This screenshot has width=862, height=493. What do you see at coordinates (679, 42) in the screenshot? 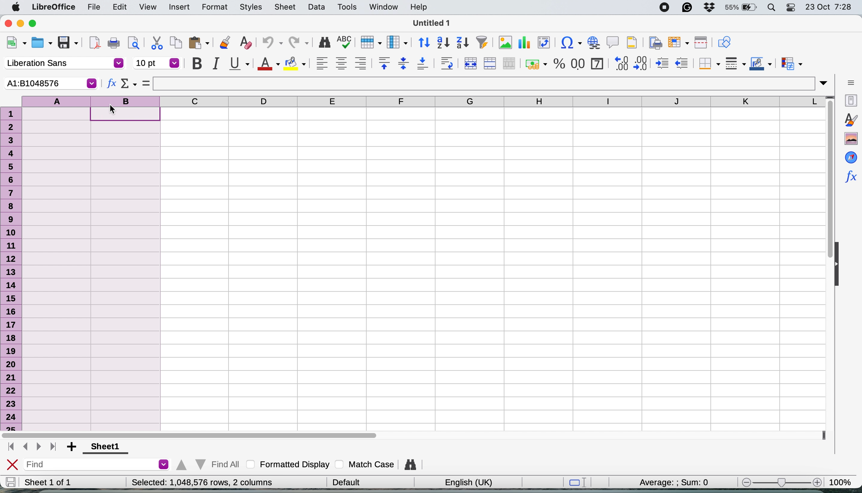
I see `freeze rows and columnbs` at bounding box center [679, 42].